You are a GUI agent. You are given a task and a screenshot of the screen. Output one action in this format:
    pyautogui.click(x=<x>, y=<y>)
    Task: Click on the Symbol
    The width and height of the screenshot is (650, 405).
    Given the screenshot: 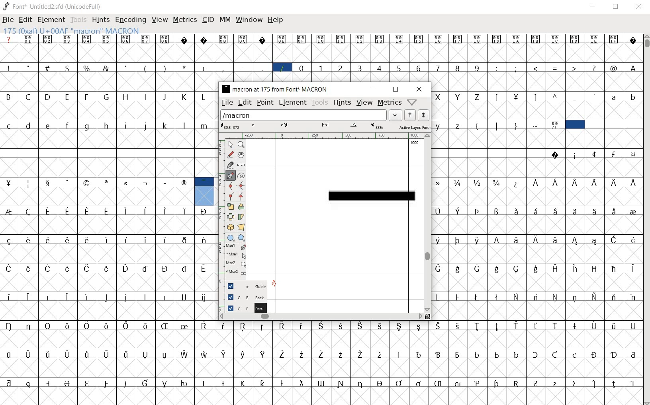 What is the action you would take?
    pyautogui.click(x=633, y=325)
    